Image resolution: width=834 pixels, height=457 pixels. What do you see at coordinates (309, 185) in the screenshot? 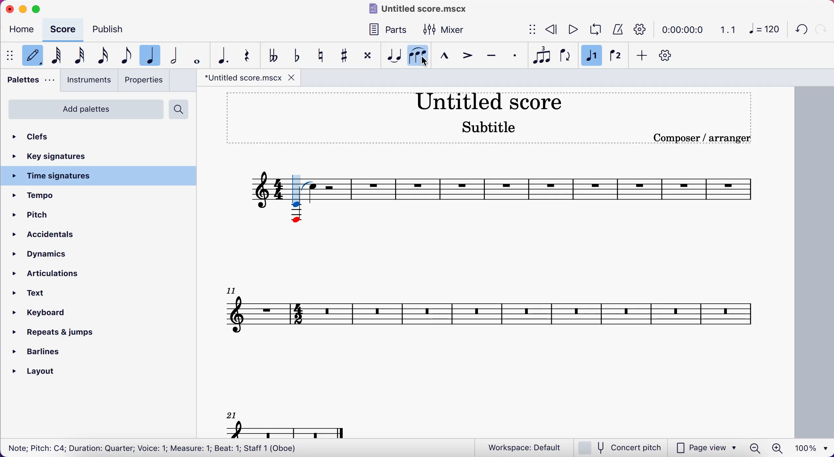
I see `slur applied` at bounding box center [309, 185].